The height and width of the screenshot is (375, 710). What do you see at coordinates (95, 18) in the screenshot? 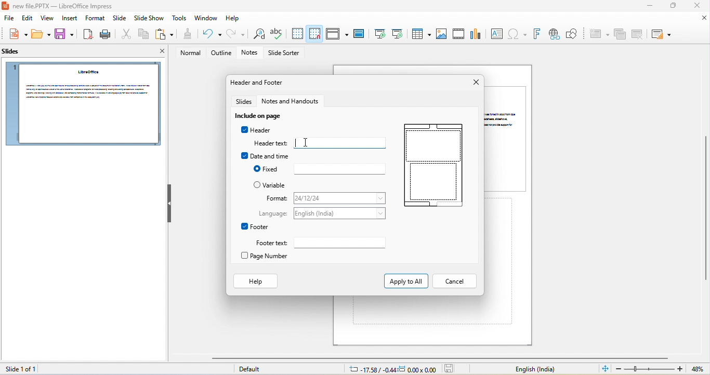
I see `format` at bounding box center [95, 18].